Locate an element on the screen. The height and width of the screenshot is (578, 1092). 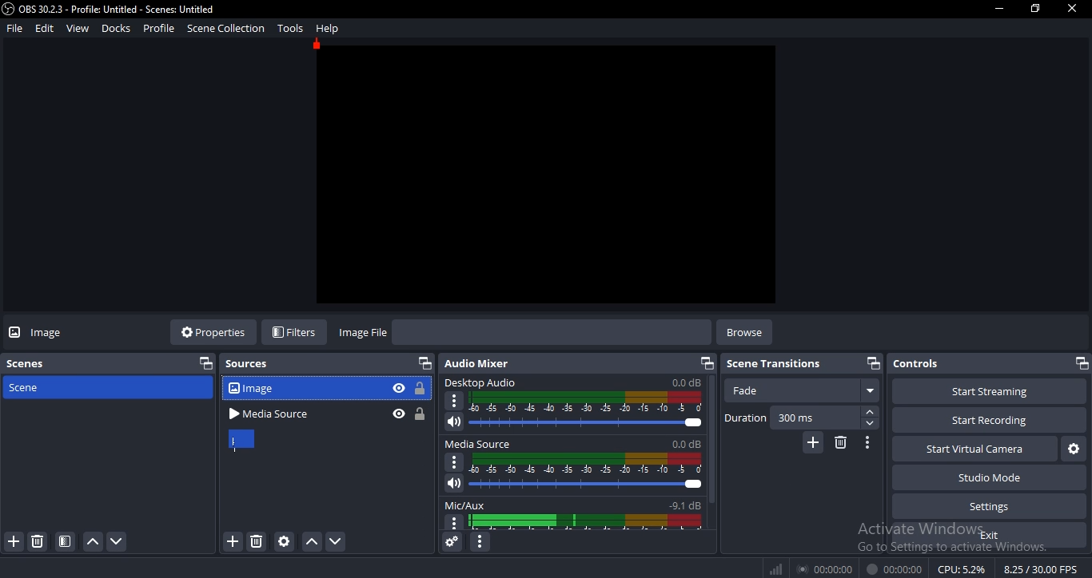
desktop audio is located at coordinates (574, 382).